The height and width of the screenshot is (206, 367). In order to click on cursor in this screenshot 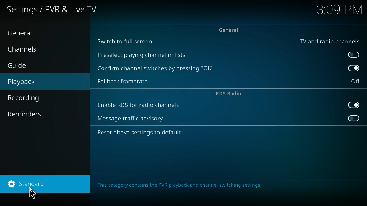, I will do `click(35, 193)`.